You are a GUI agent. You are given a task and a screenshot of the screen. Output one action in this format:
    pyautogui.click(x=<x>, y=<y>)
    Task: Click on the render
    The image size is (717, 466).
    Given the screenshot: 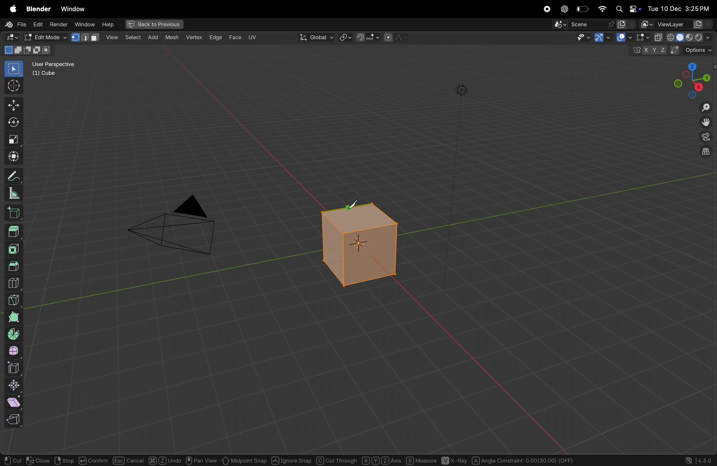 What is the action you would take?
    pyautogui.click(x=59, y=24)
    